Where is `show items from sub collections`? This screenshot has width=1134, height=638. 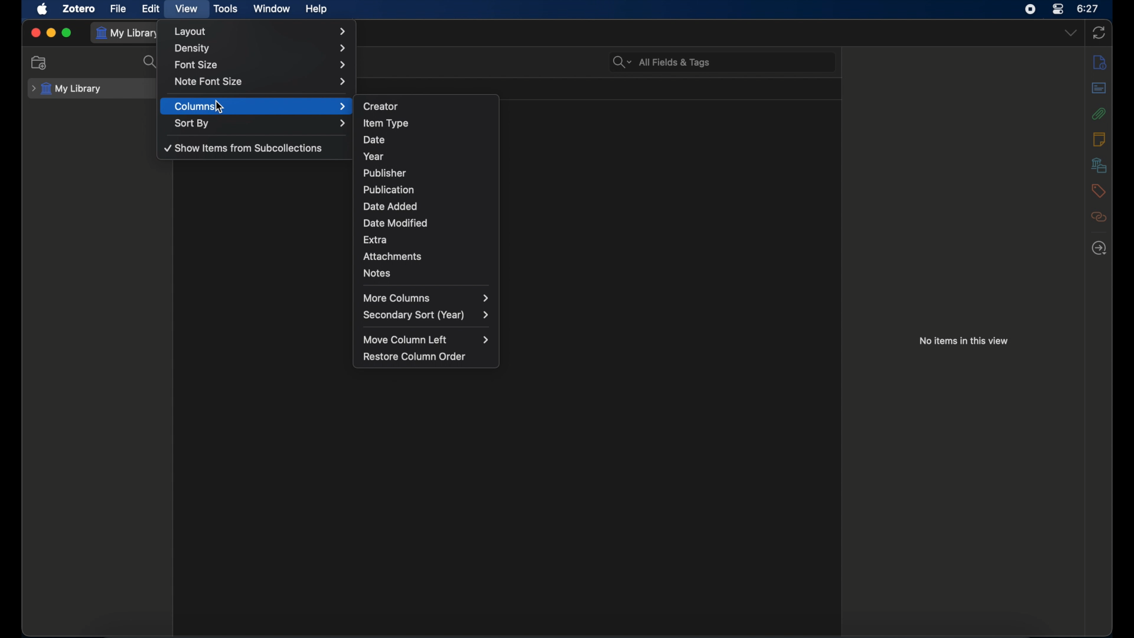
show items from sub collections is located at coordinates (244, 148).